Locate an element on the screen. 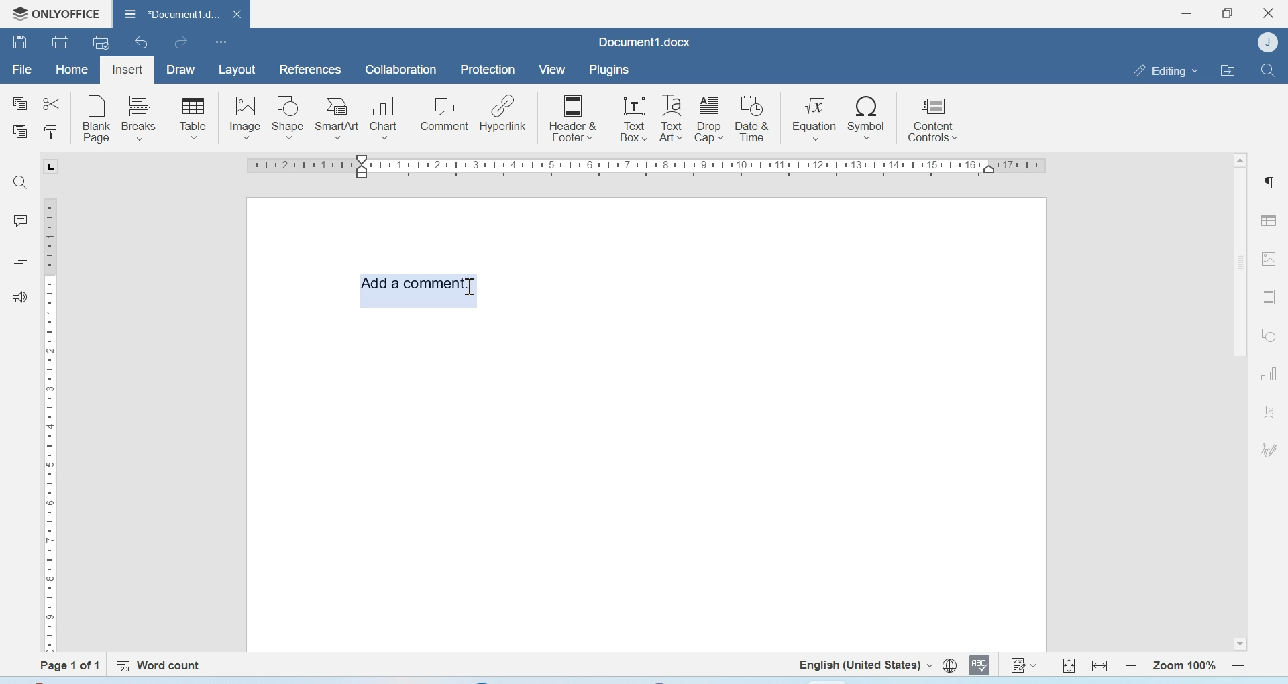 This screenshot has height=684, width=1288. File is located at coordinates (21, 70).